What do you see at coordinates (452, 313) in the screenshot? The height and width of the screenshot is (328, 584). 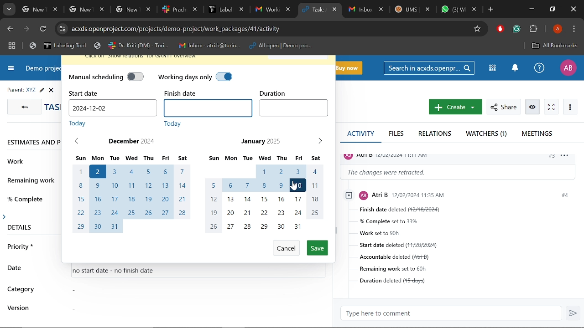 I see `Type here to comment` at bounding box center [452, 313].